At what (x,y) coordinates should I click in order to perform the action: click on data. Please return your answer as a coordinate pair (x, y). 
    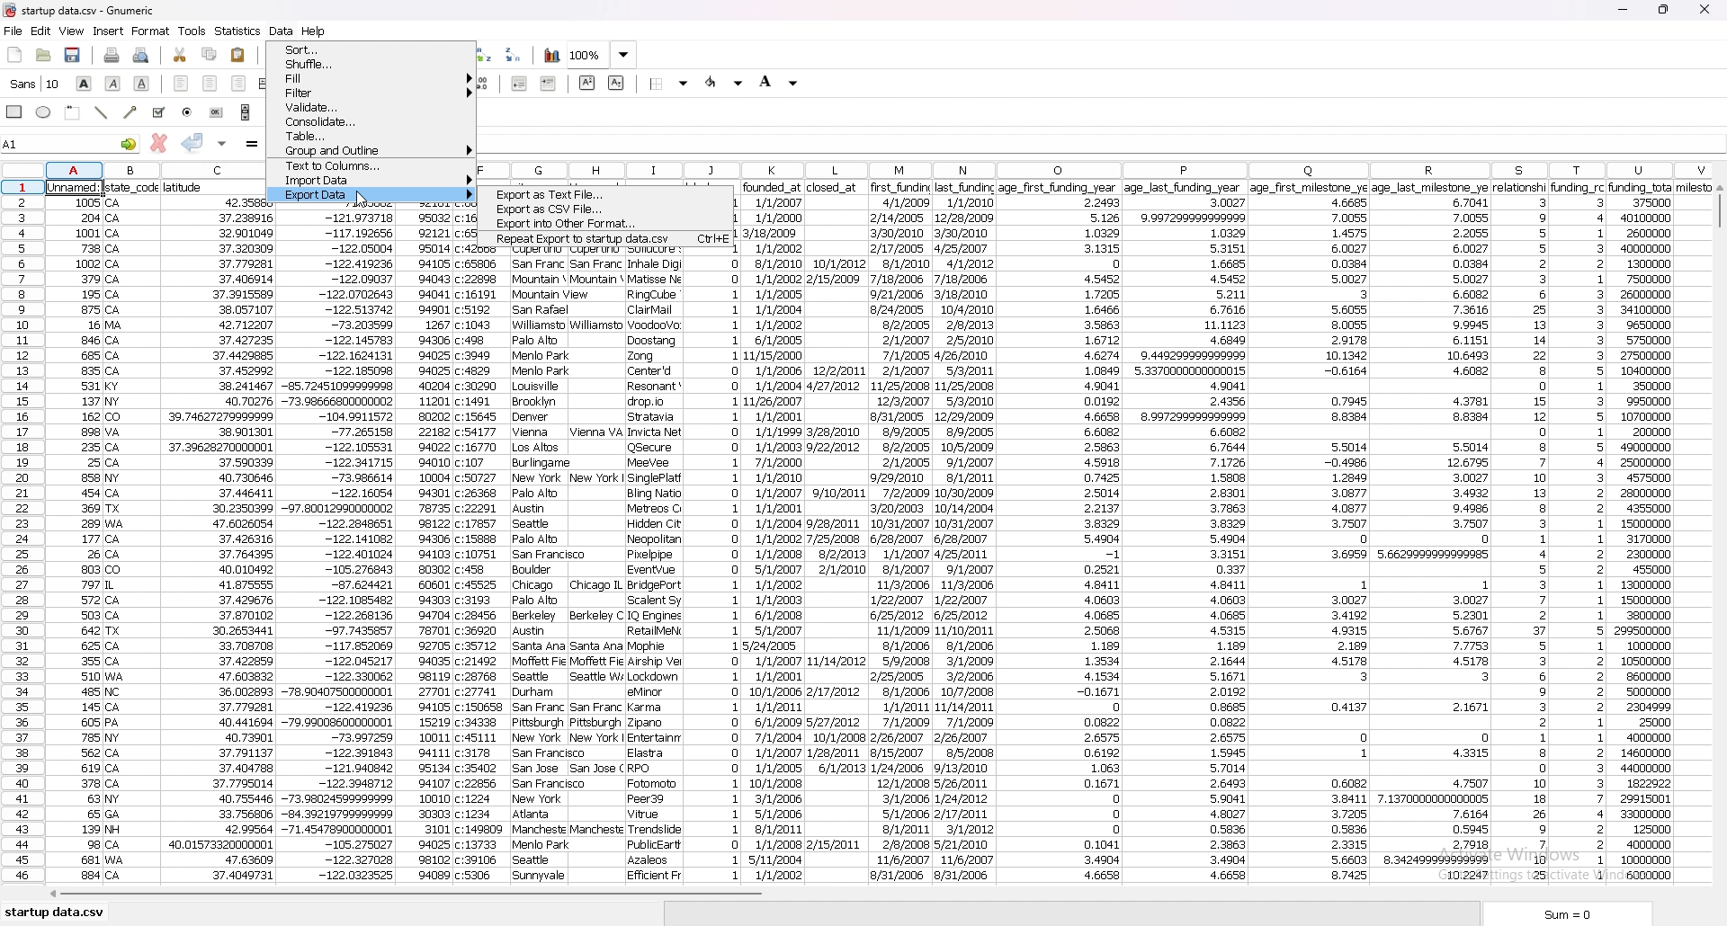
    Looking at the image, I should click on (214, 532).